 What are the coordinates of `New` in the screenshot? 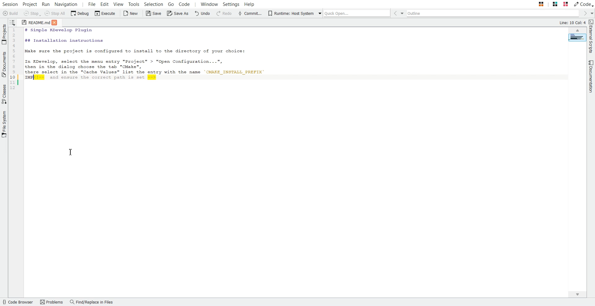 It's located at (131, 14).